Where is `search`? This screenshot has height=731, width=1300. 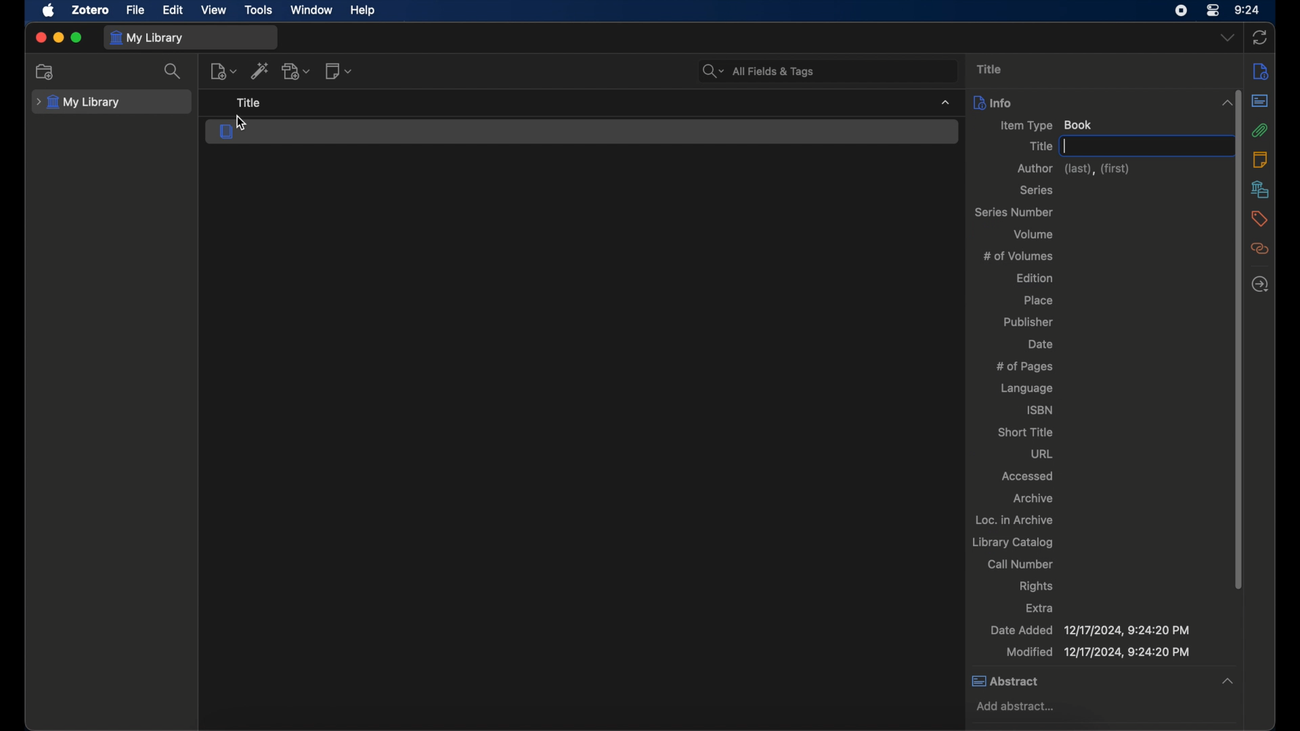
search is located at coordinates (174, 72).